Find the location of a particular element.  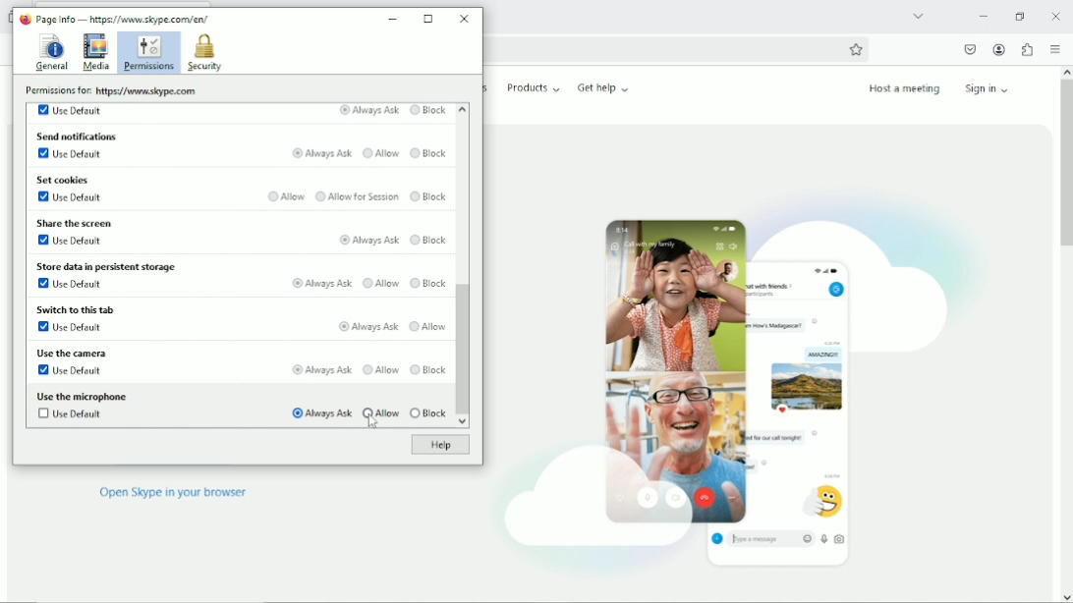

Get help is located at coordinates (603, 87).